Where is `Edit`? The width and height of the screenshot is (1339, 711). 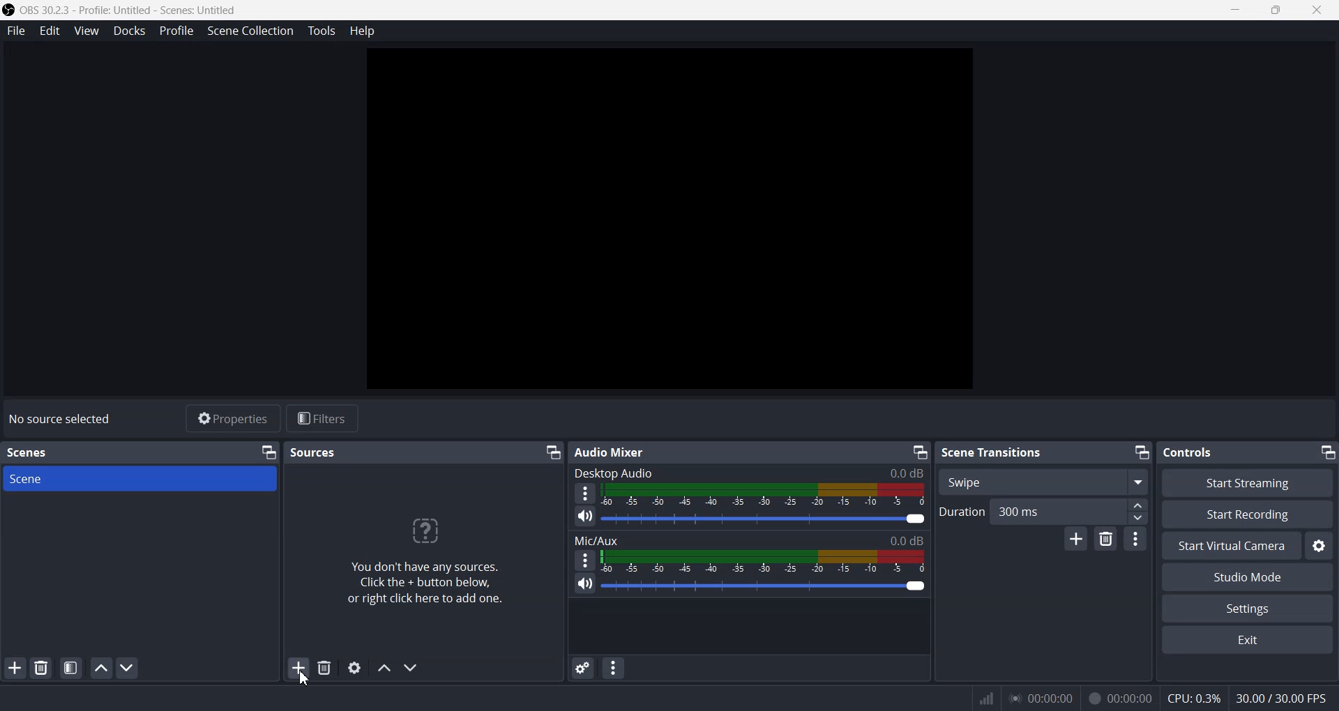
Edit is located at coordinates (50, 31).